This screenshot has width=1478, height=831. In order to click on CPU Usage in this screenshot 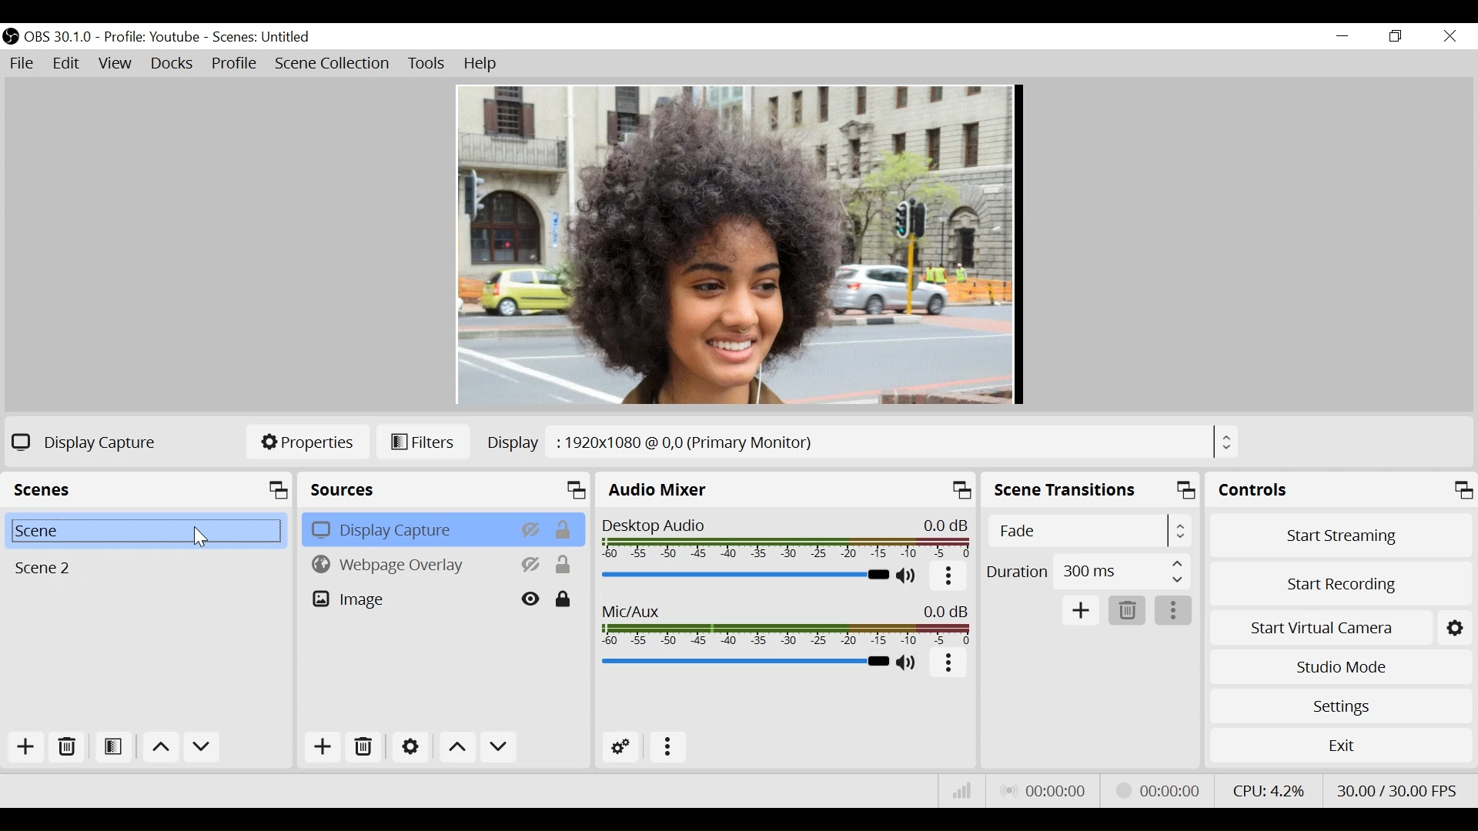, I will do `click(1269, 789)`.